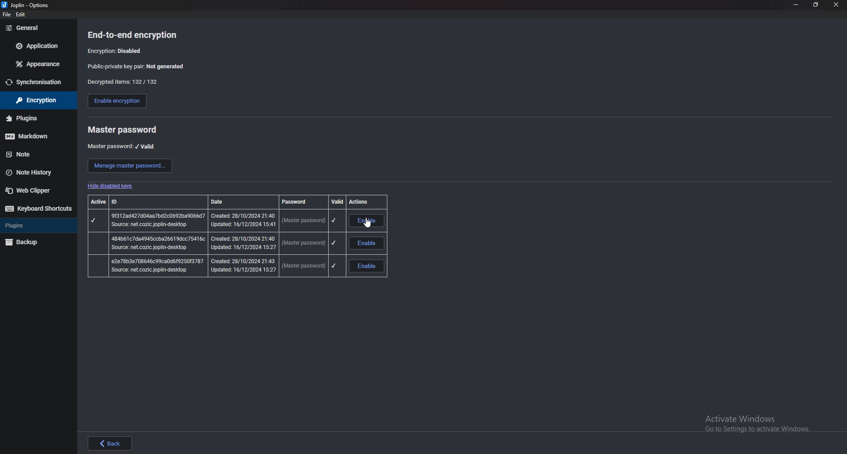  I want to click on enable, so click(367, 222).